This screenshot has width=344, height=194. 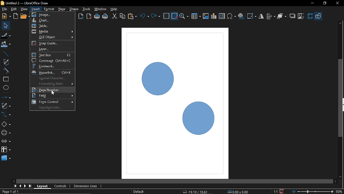 What do you see at coordinates (222, 16) in the screenshot?
I see `Text` at bounding box center [222, 16].